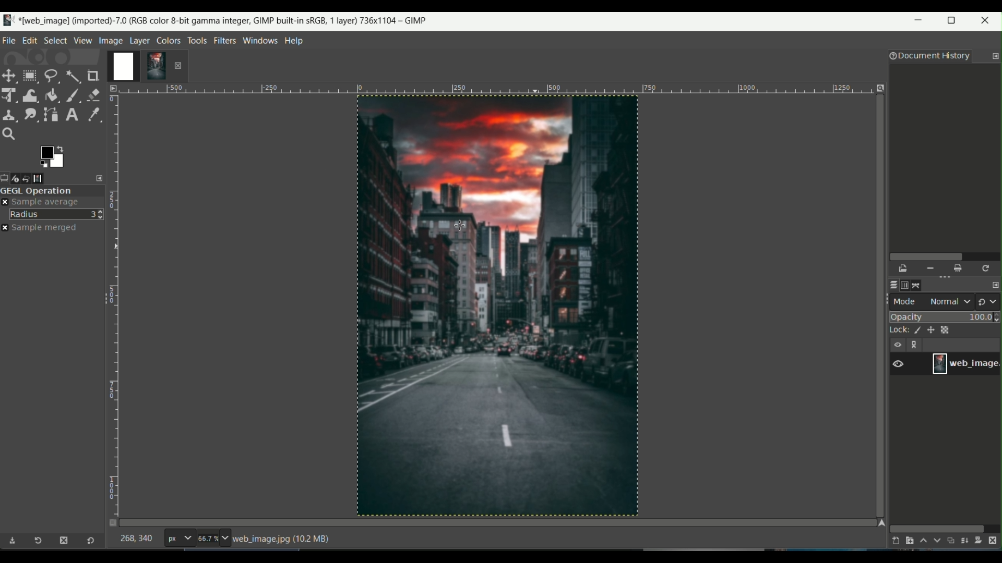  Describe the element at coordinates (929, 268) in the screenshot. I see `remove the selected entry` at that location.